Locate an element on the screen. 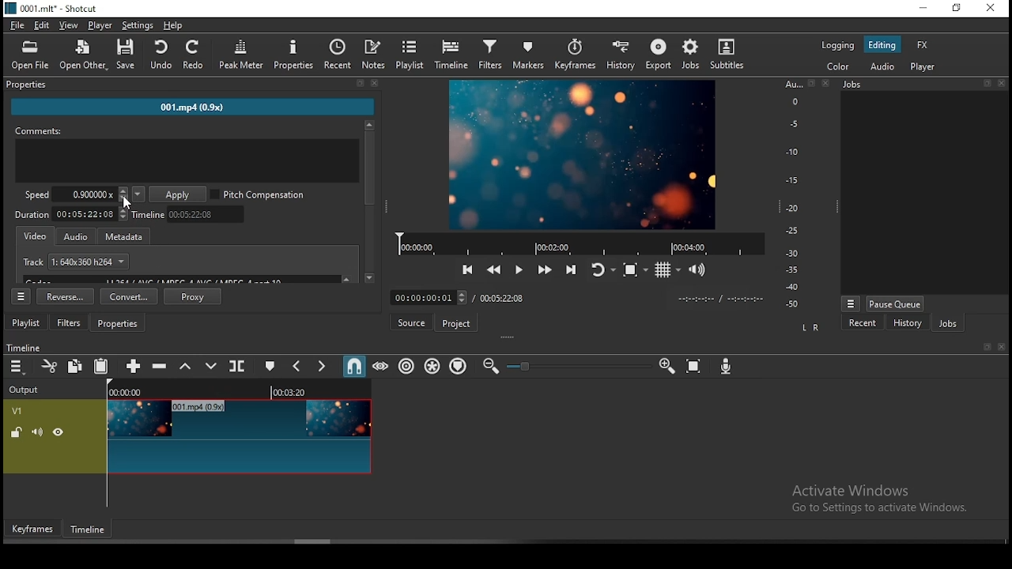 The width and height of the screenshot is (1012, 569). restore is located at coordinates (959, 8).